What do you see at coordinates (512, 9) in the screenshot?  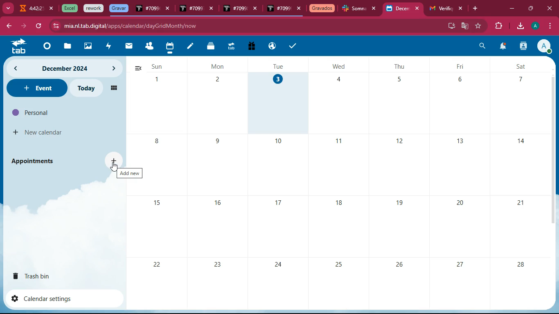 I see `minimize` at bounding box center [512, 9].